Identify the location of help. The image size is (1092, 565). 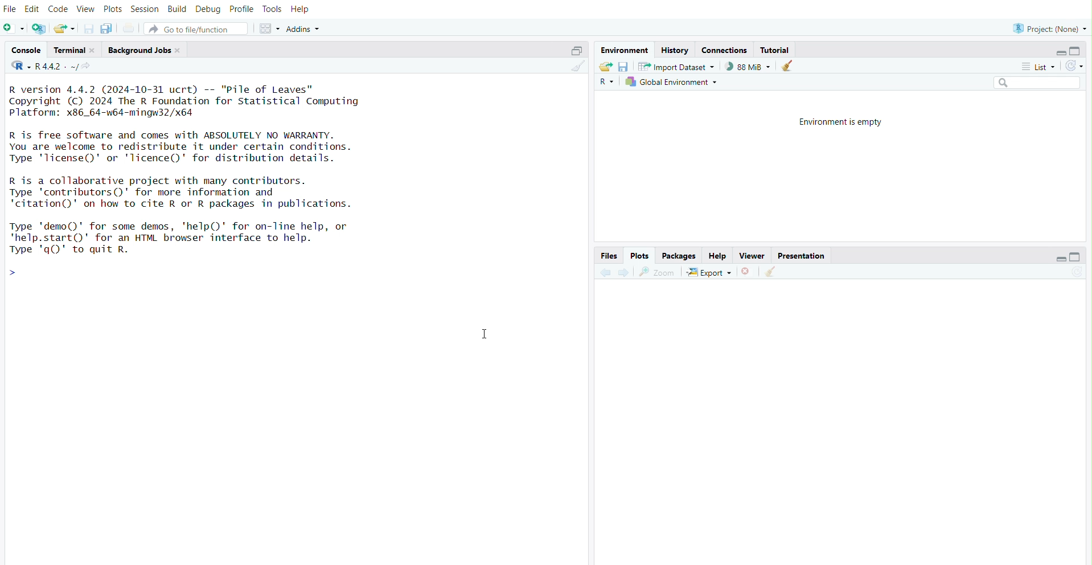
(302, 7).